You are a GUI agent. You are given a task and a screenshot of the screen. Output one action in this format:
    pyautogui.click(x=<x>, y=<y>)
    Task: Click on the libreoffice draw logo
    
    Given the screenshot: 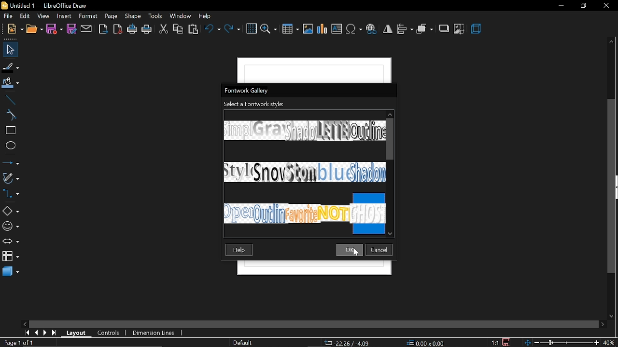 What is the action you would take?
    pyautogui.click(x=4, y=5)
    